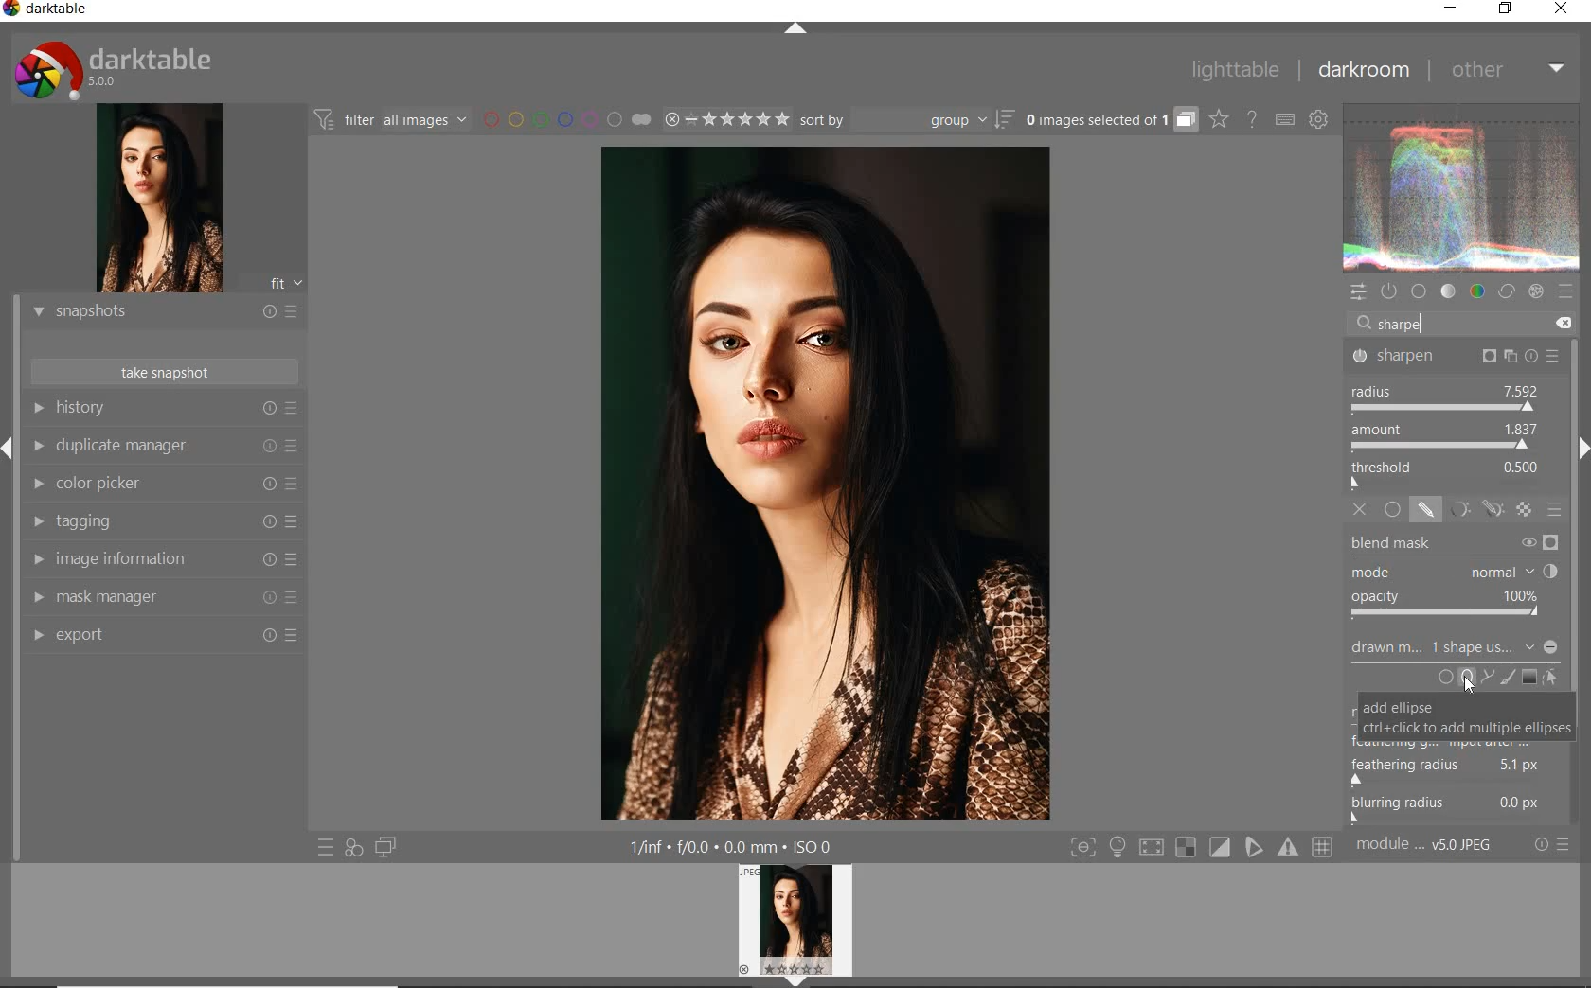  What do you see at coordinates (1356, 292) in the screenshot?
I see `quick access panel` at bounding box center [1356, 292].